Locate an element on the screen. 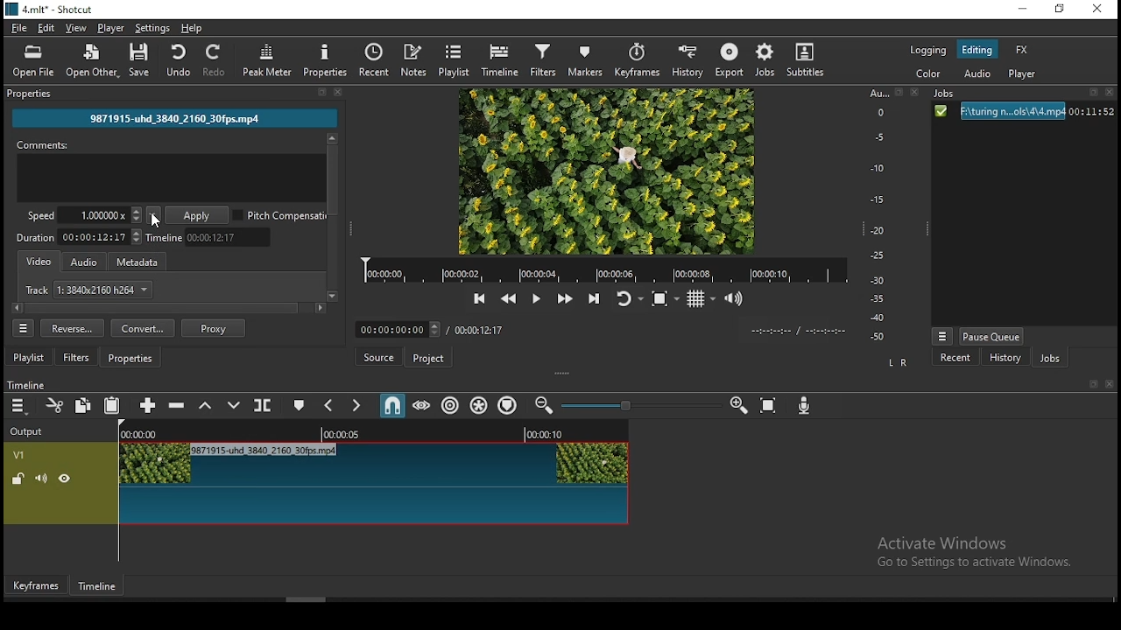 The image size is (1121, 630). properties is located at coordinates (30, 92).